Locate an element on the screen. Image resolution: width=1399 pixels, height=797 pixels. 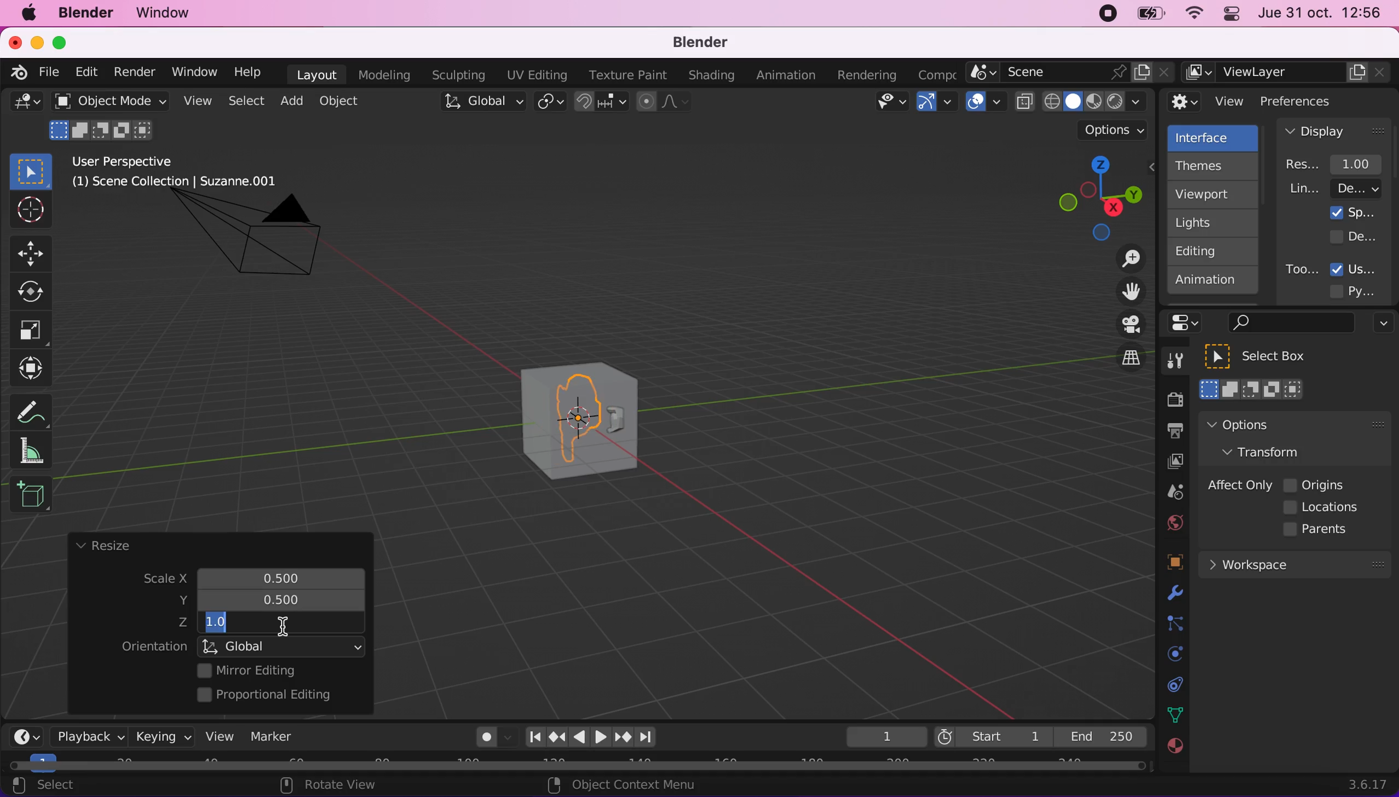
mirror editing is located at coordinates (278, 670).